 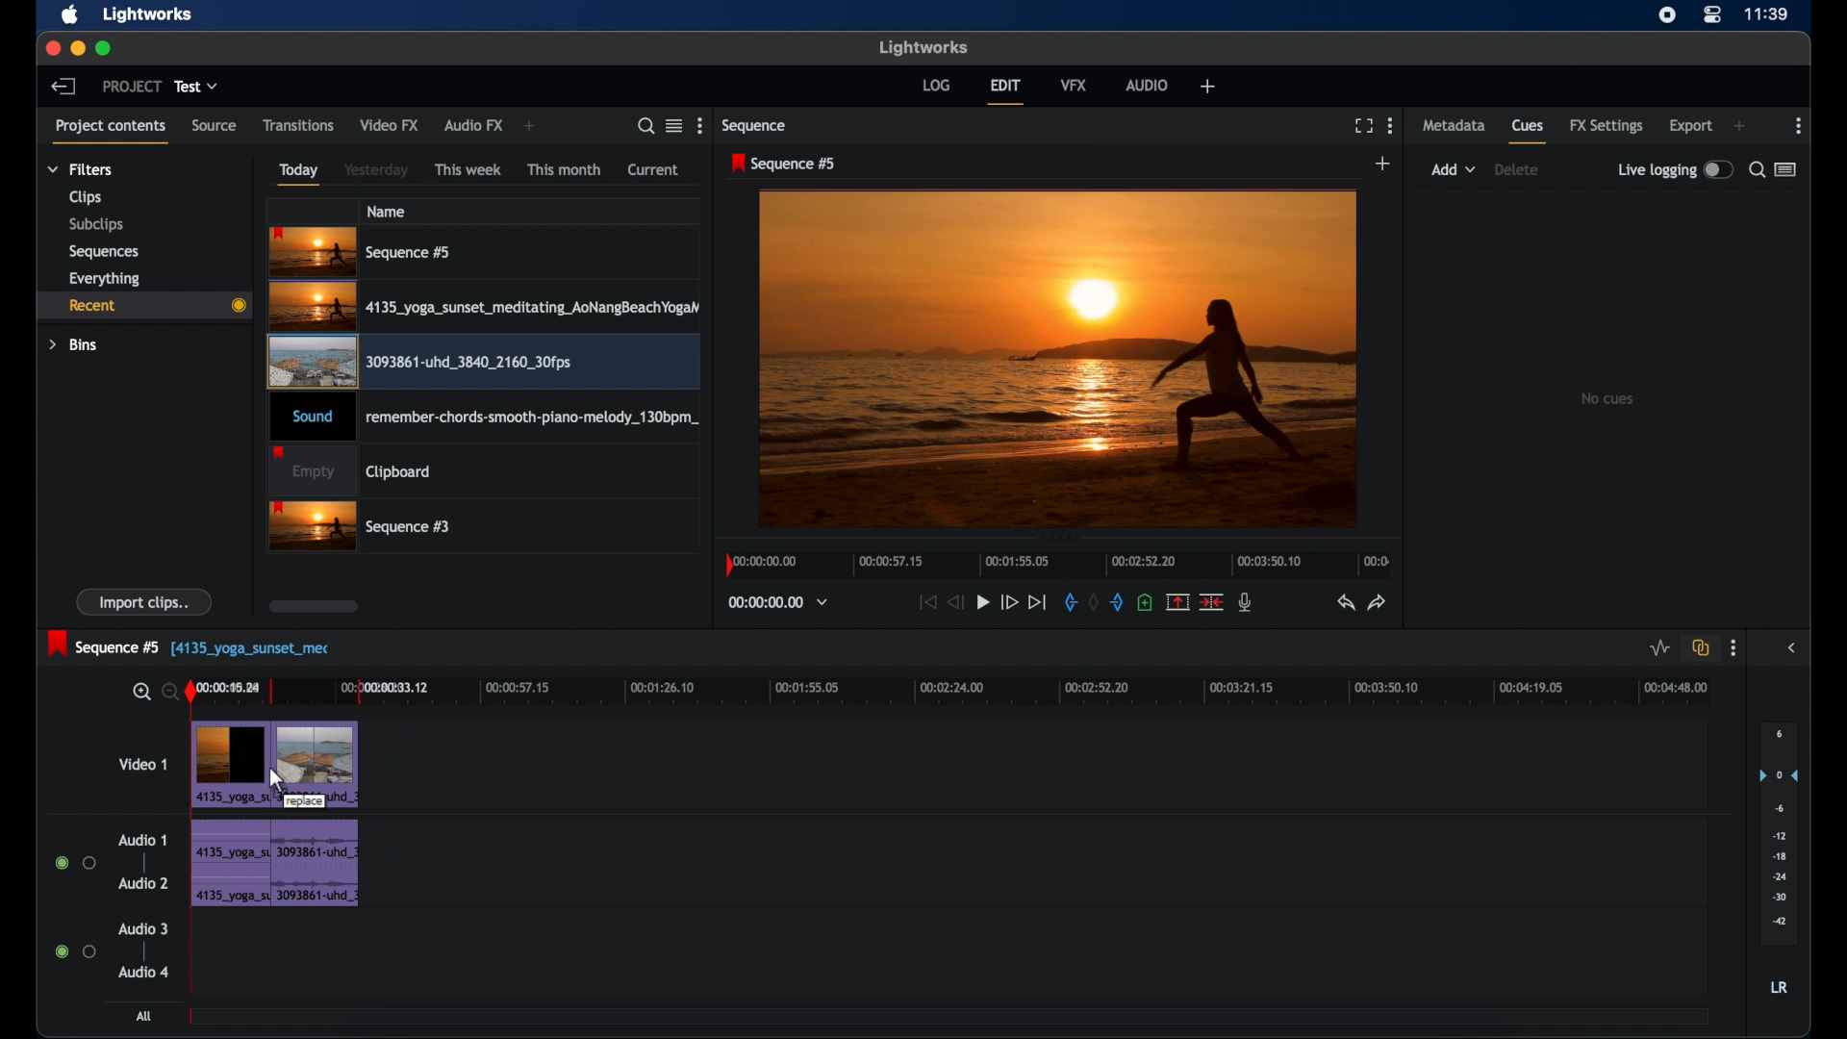 What do you see at coordinates (1453, 126) in the screenshot?
I see `metadata` at bounding box center [1453, 126].